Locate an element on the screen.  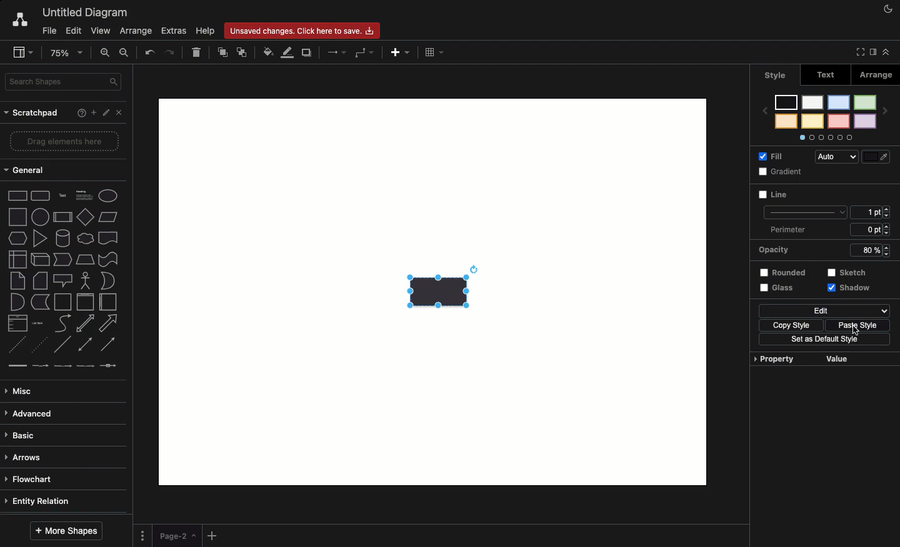
curve is located at coordinates (63, 324).